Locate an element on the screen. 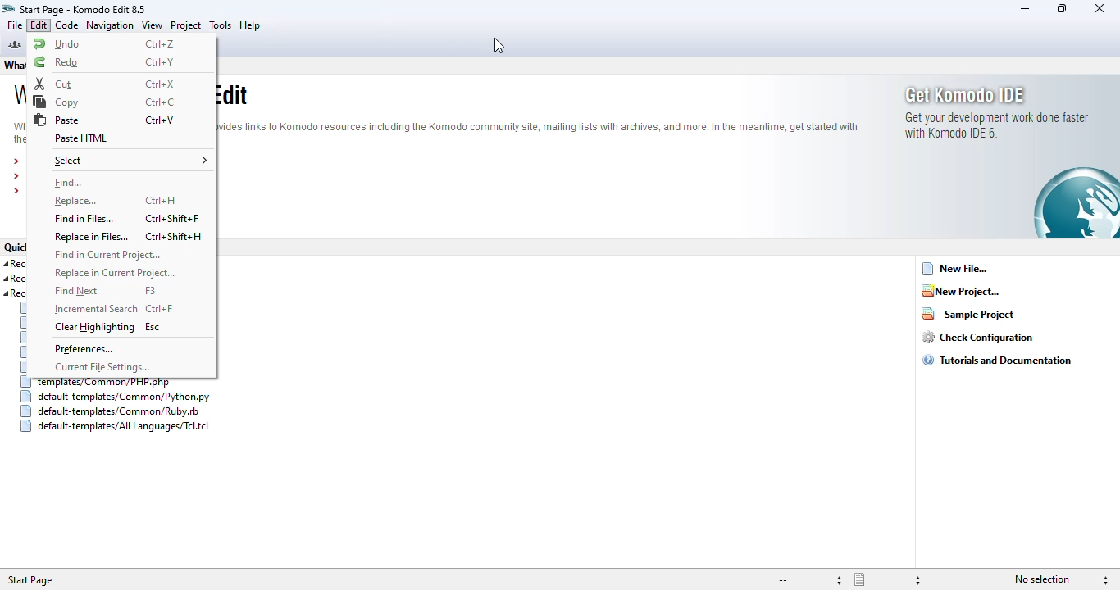 This screenshot has height=590, width=1120. clear highlighting is located at coordinates (95, 327).